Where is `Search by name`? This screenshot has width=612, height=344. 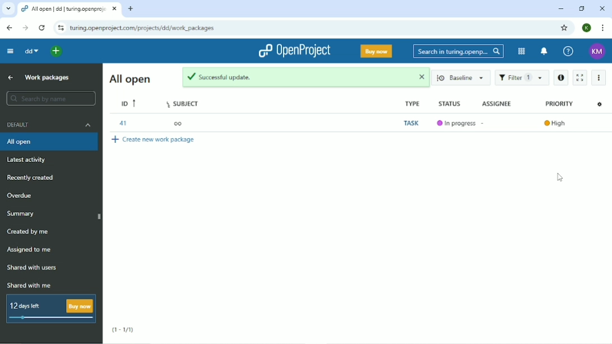 Search by name is located at coordinates (51, 99).